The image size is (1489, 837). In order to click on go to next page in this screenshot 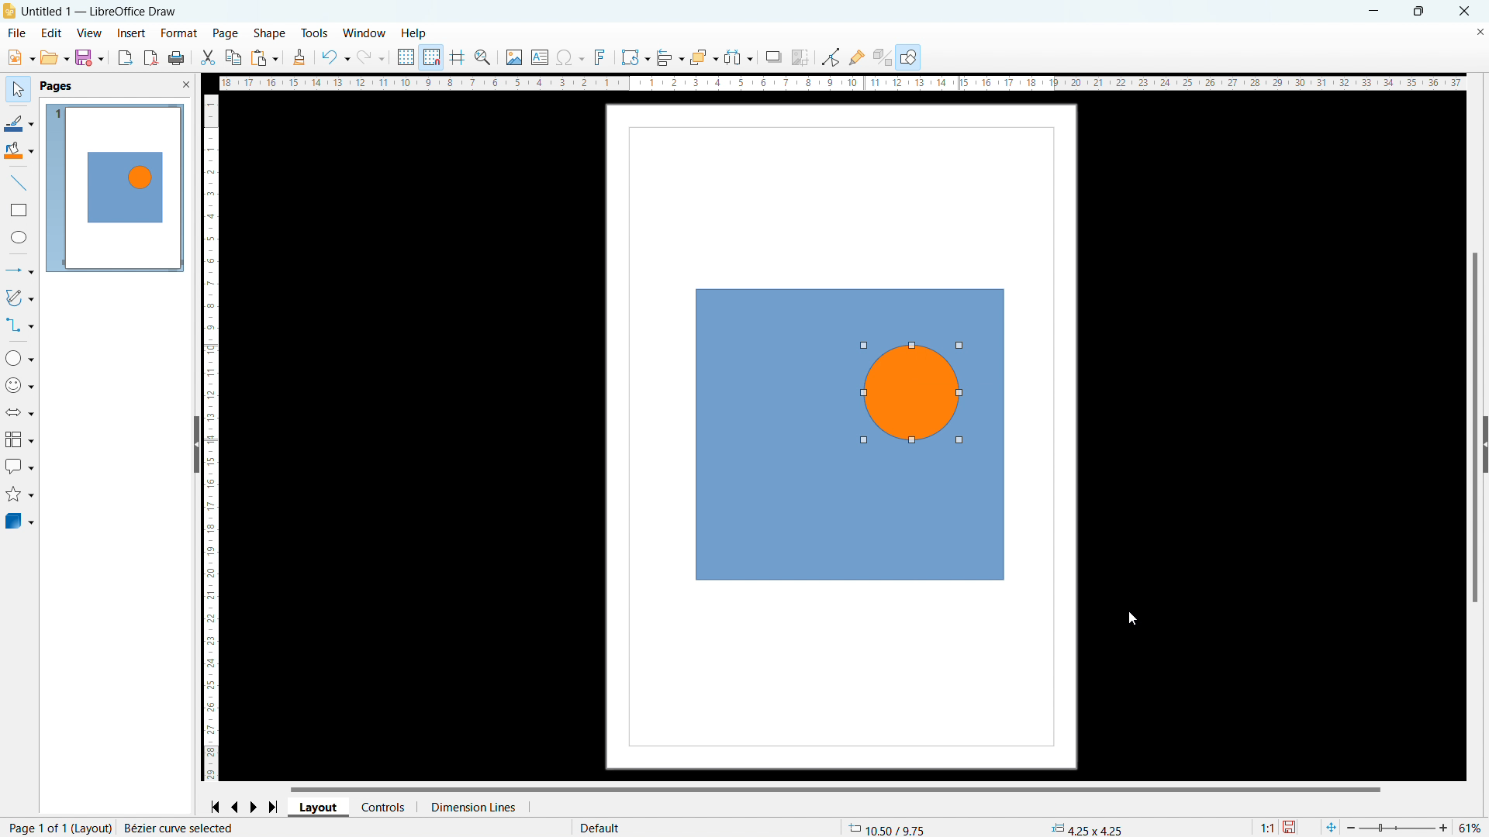, I will do `click(254, 807)`.